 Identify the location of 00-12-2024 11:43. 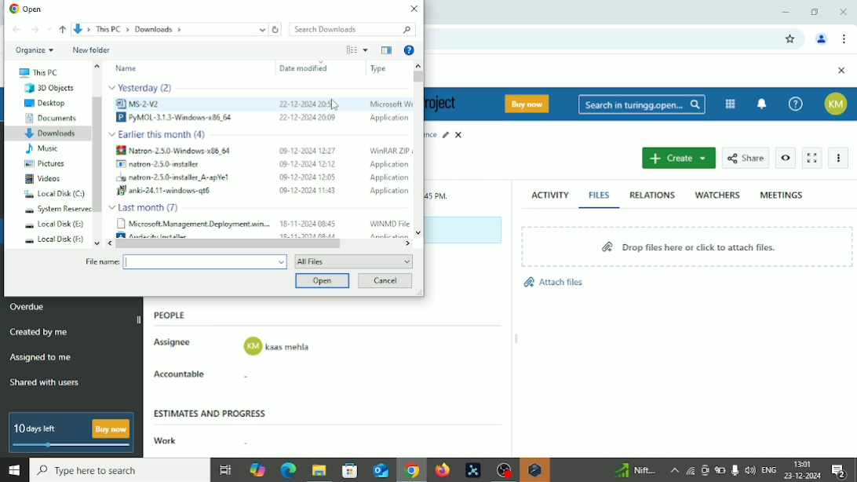
(308, 191).